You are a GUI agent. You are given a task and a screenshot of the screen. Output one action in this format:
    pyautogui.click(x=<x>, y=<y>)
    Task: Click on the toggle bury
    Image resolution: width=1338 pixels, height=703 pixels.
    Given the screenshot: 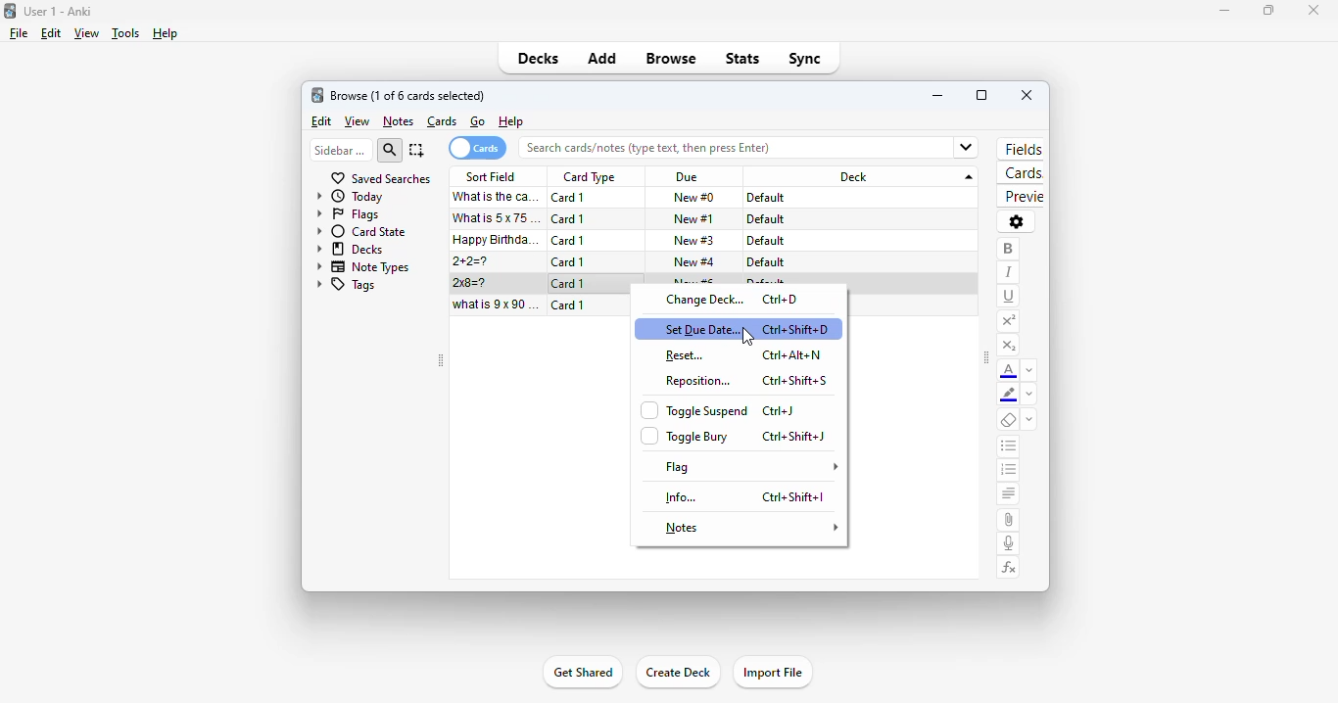 What is the action you would take?
    pyautogui.click(x=684, y=437)
    